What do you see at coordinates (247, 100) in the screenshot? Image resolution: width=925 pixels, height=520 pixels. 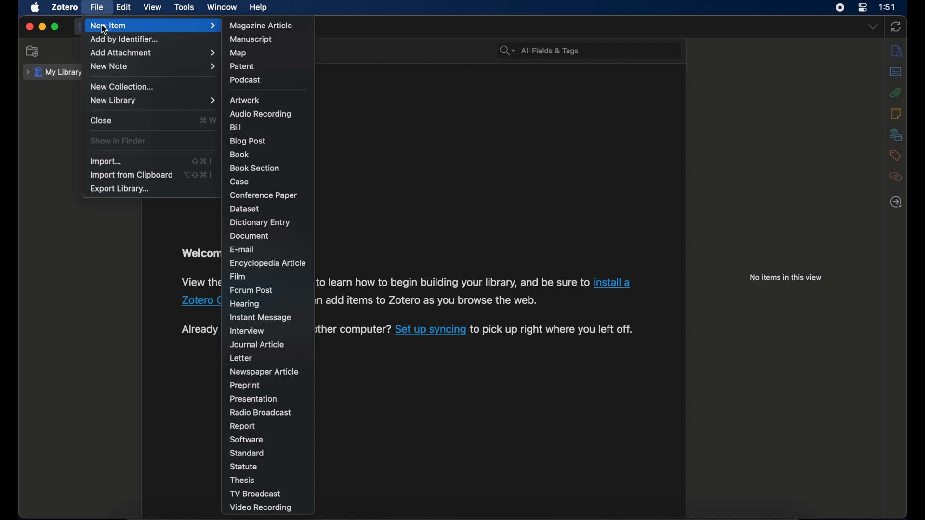 I see `artwork` at bounding box center [247, 100].